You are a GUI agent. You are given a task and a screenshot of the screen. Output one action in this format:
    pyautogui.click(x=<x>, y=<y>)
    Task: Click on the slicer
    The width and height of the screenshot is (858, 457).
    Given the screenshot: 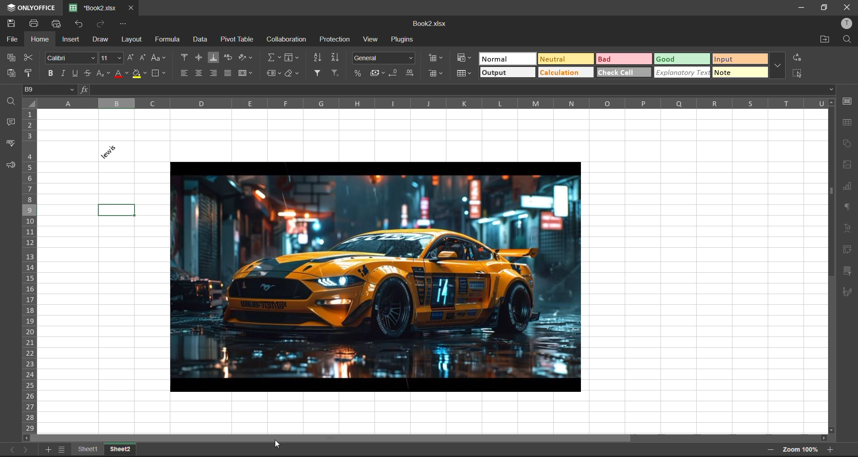 What is the action you would take?
    pyautogui.click(x=848, y=271)
    